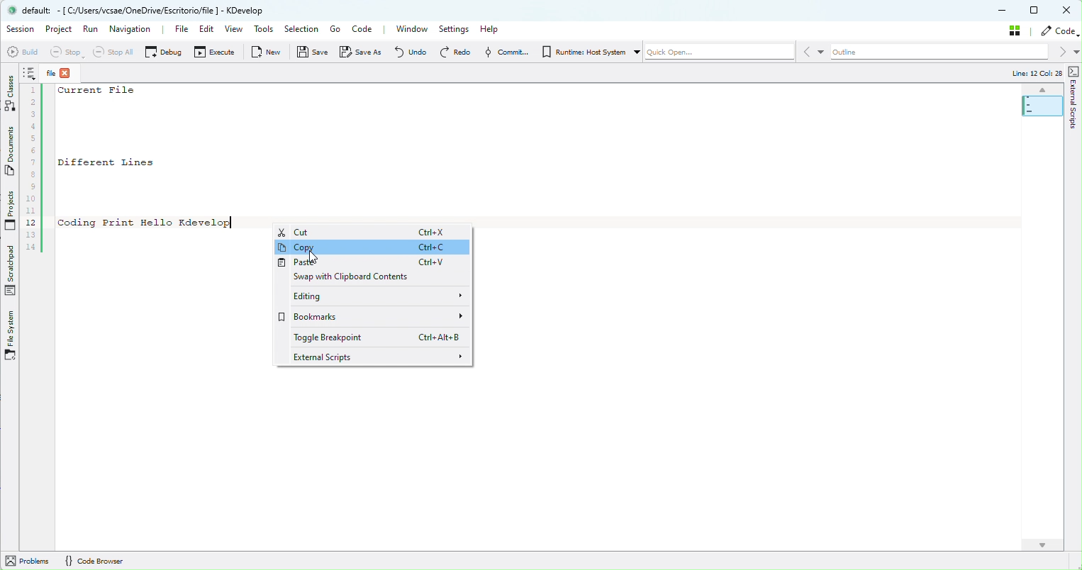 The height and width of the screenshot is (570, 1082). What do you see at coordinates (67, 72) in the screenshot?
I see `File` at bounding box center [67, 72].